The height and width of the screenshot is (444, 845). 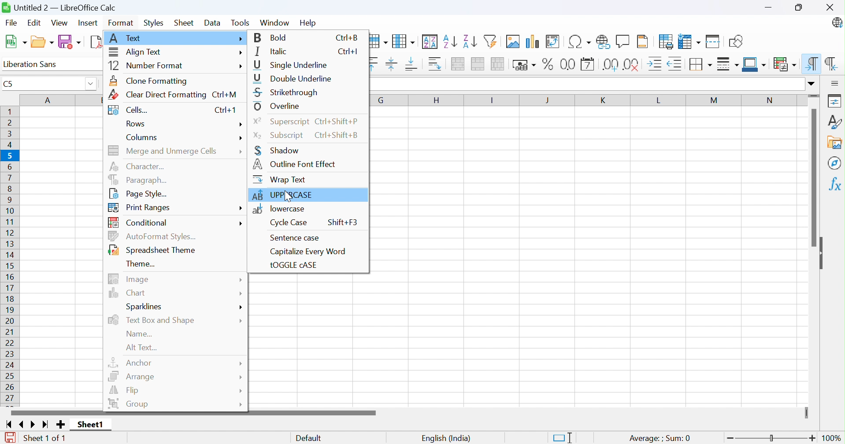 I want to click on More, so click(x=241, y=124).